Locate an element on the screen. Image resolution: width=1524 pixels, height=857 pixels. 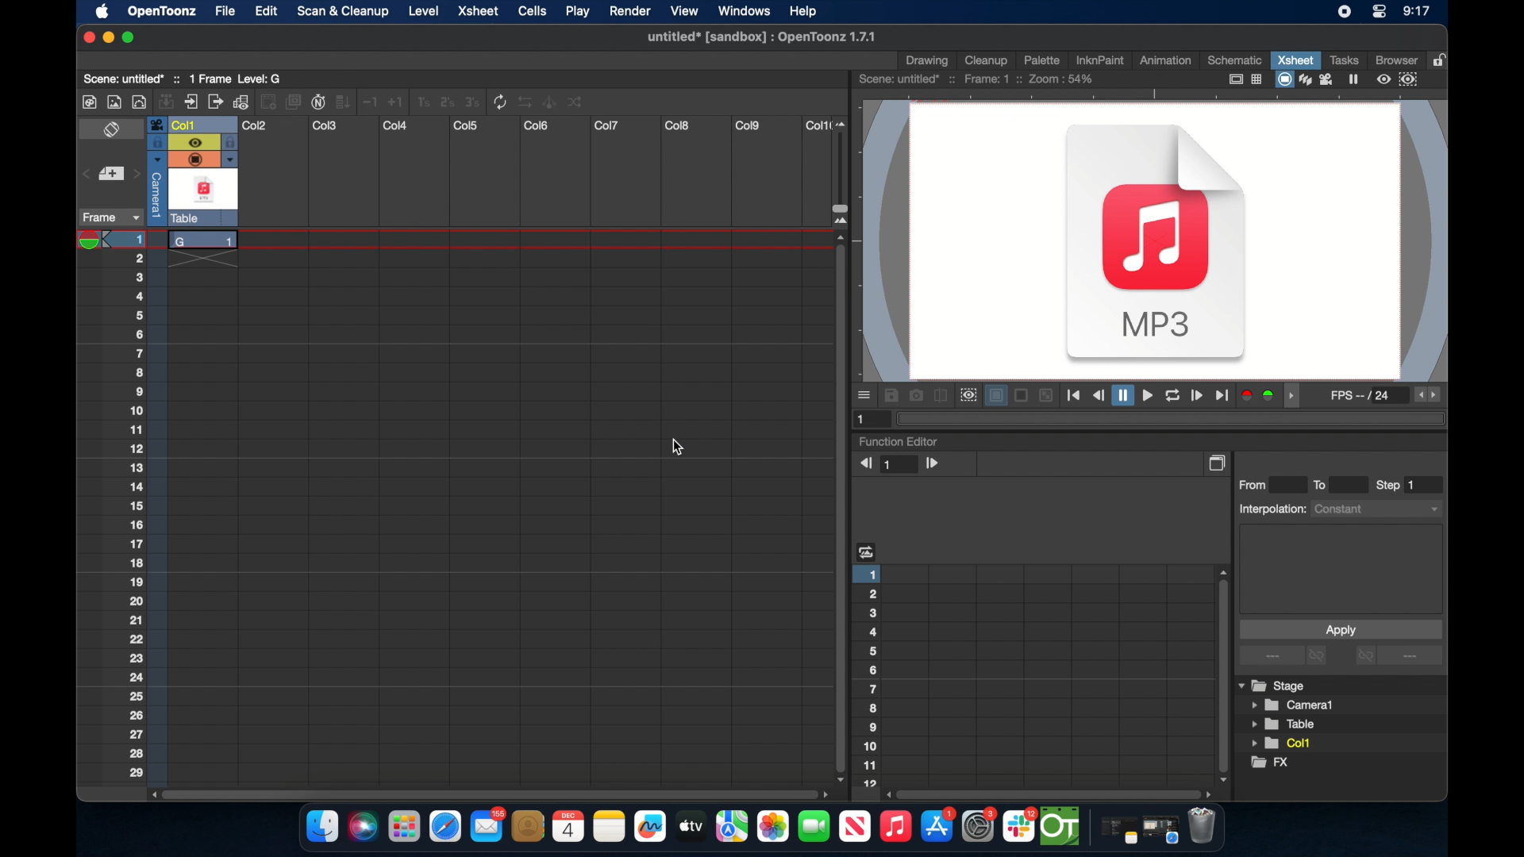
siri is located at coordinates (361, 827).